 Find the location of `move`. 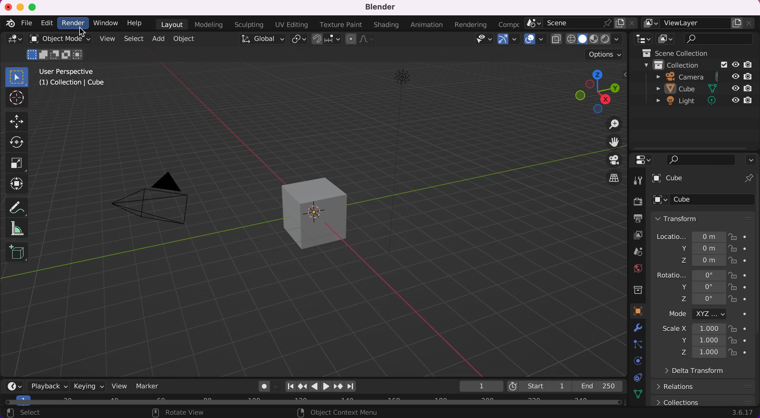

move is located at coordinates (20, 121).